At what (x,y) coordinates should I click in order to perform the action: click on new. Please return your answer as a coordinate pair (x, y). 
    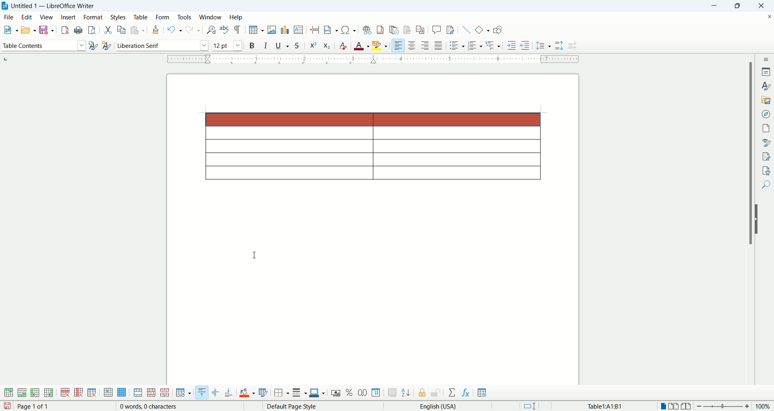
    Looking at the image, I should click on (10, 30).